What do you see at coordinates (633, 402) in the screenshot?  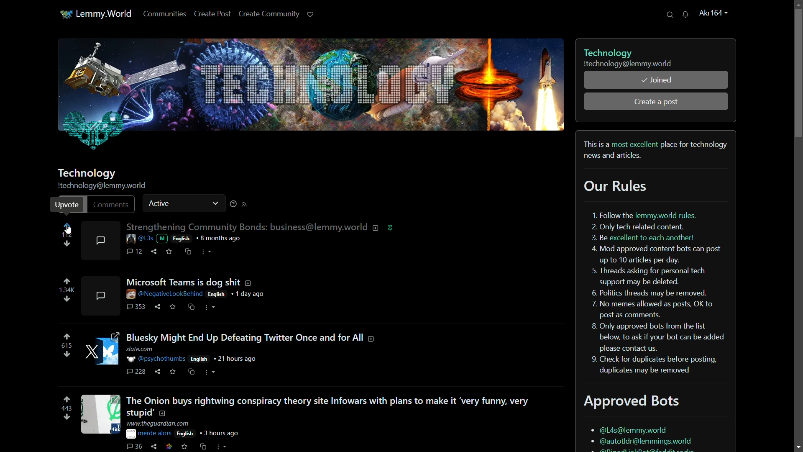 I see `approved bots` at bounding box center [633, 402].